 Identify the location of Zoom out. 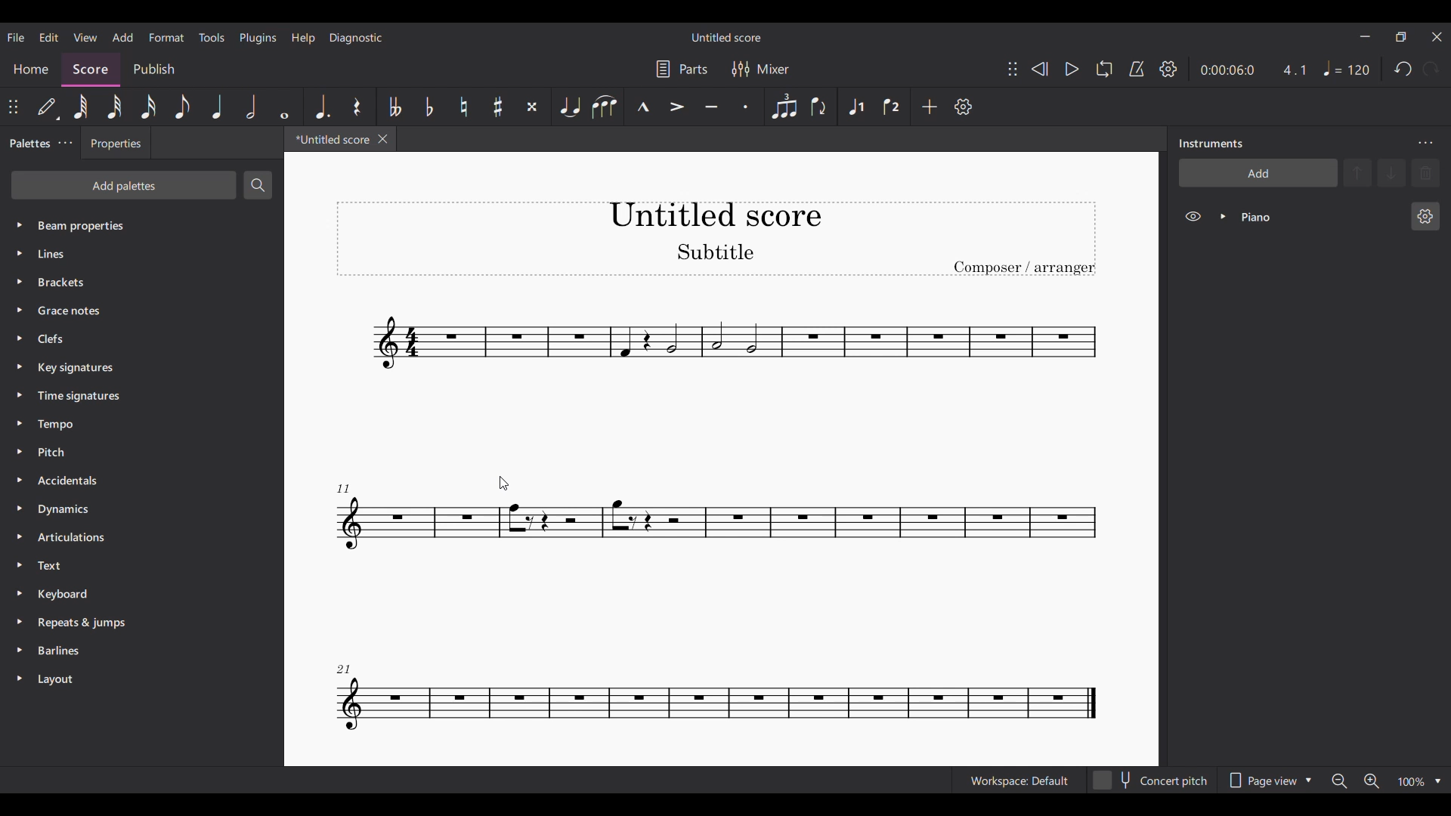
(1340, 781).